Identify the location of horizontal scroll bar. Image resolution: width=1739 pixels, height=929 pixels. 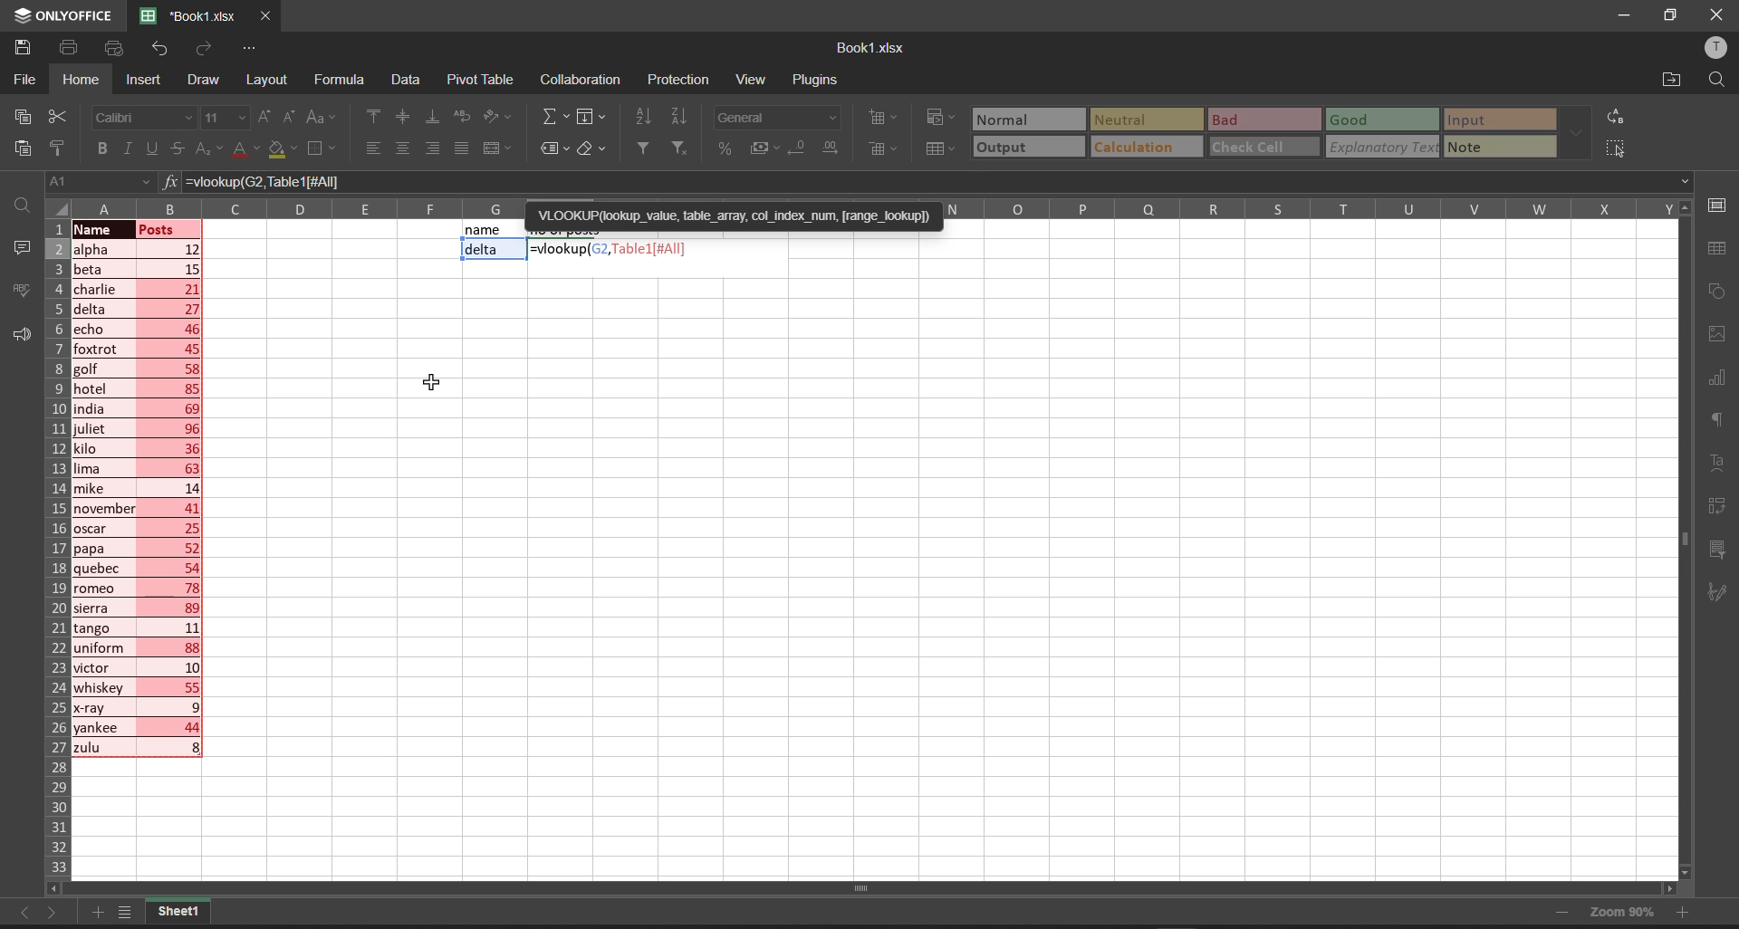
(866, 888).